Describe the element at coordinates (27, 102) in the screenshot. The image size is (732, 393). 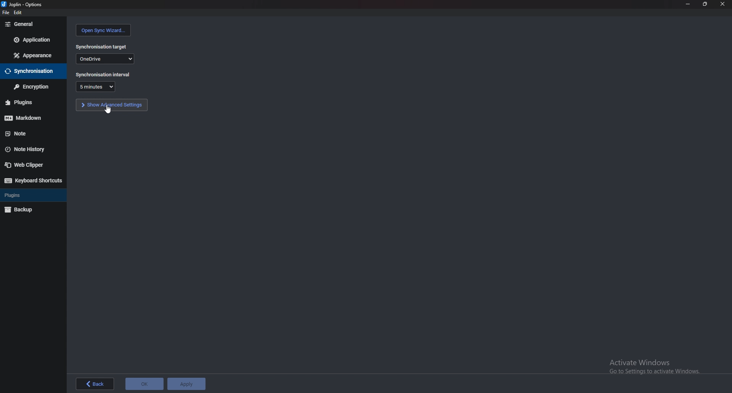
I see `plugins` at that location.